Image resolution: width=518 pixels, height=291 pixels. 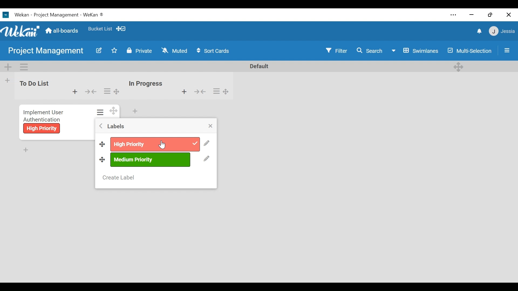 What do you see at coordinates (115, 127) in the screenshot?
I see `Labels` at bounding box center [115, 127].